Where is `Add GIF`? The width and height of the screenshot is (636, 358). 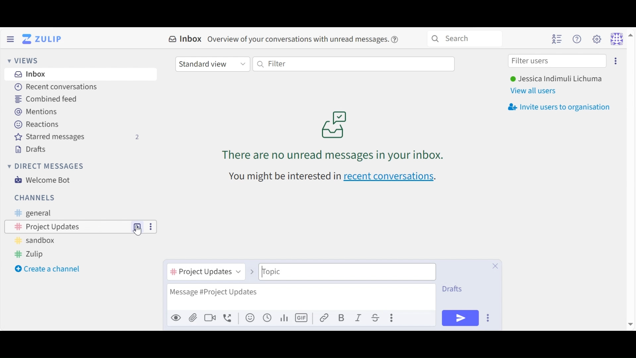 Add GIF is located at coordinates (301, 318).